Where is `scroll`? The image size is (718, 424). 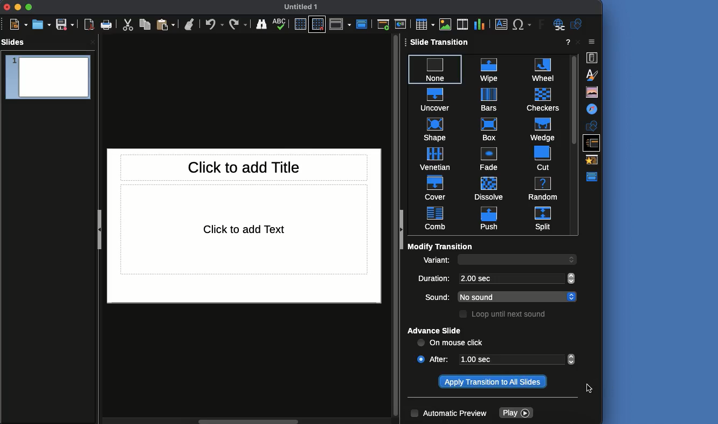
scroll is located at coordinates (247, 420).